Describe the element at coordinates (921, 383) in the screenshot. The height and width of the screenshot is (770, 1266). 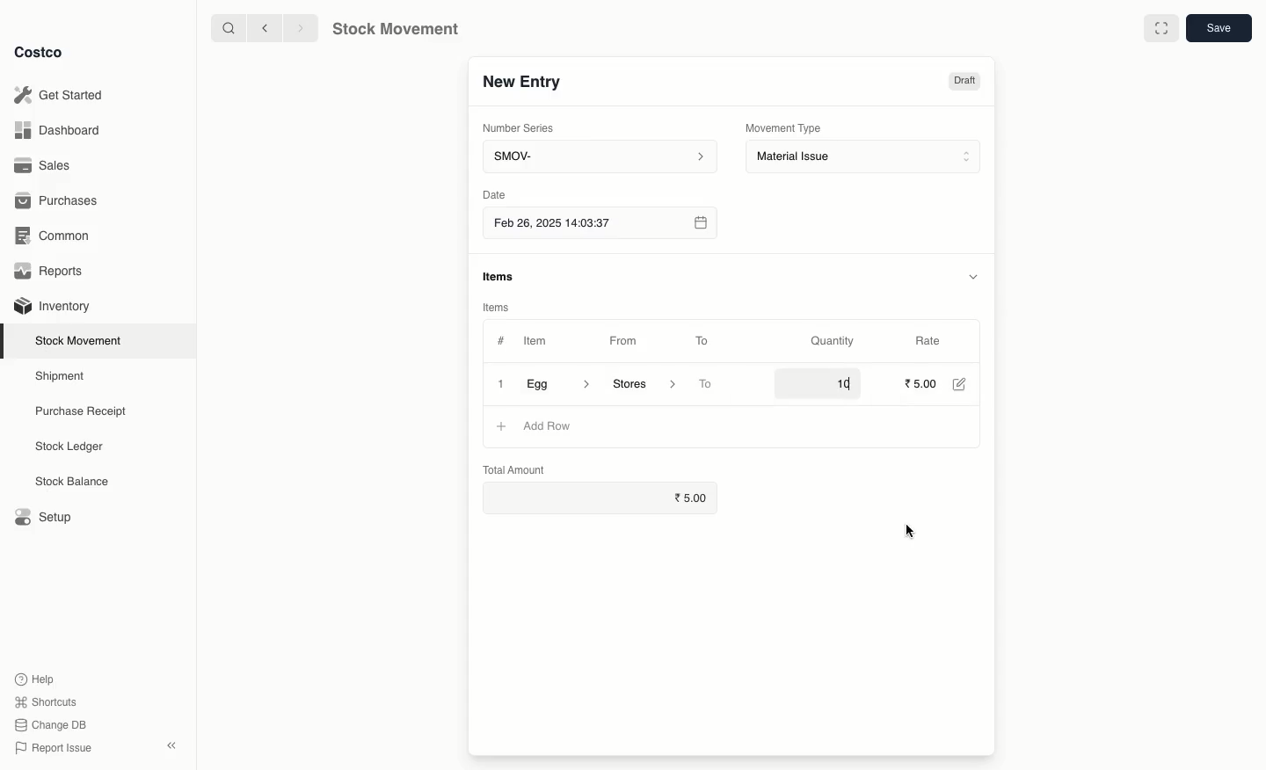
I see `5.00` at that location.